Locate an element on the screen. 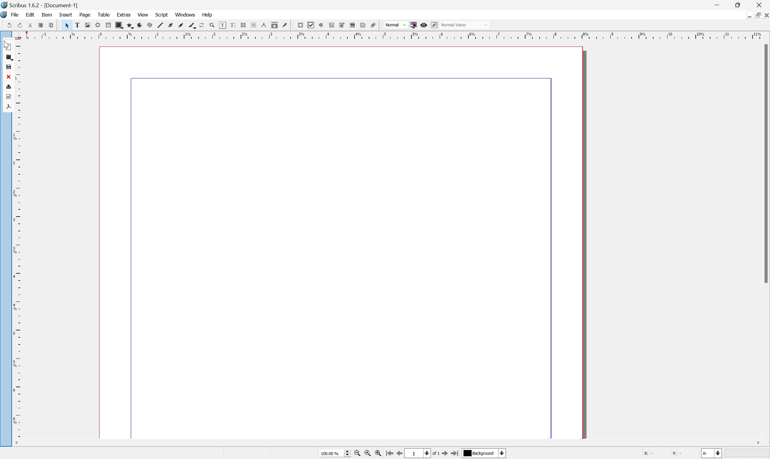  zoom to 100% is located at coordinates (366, 454).